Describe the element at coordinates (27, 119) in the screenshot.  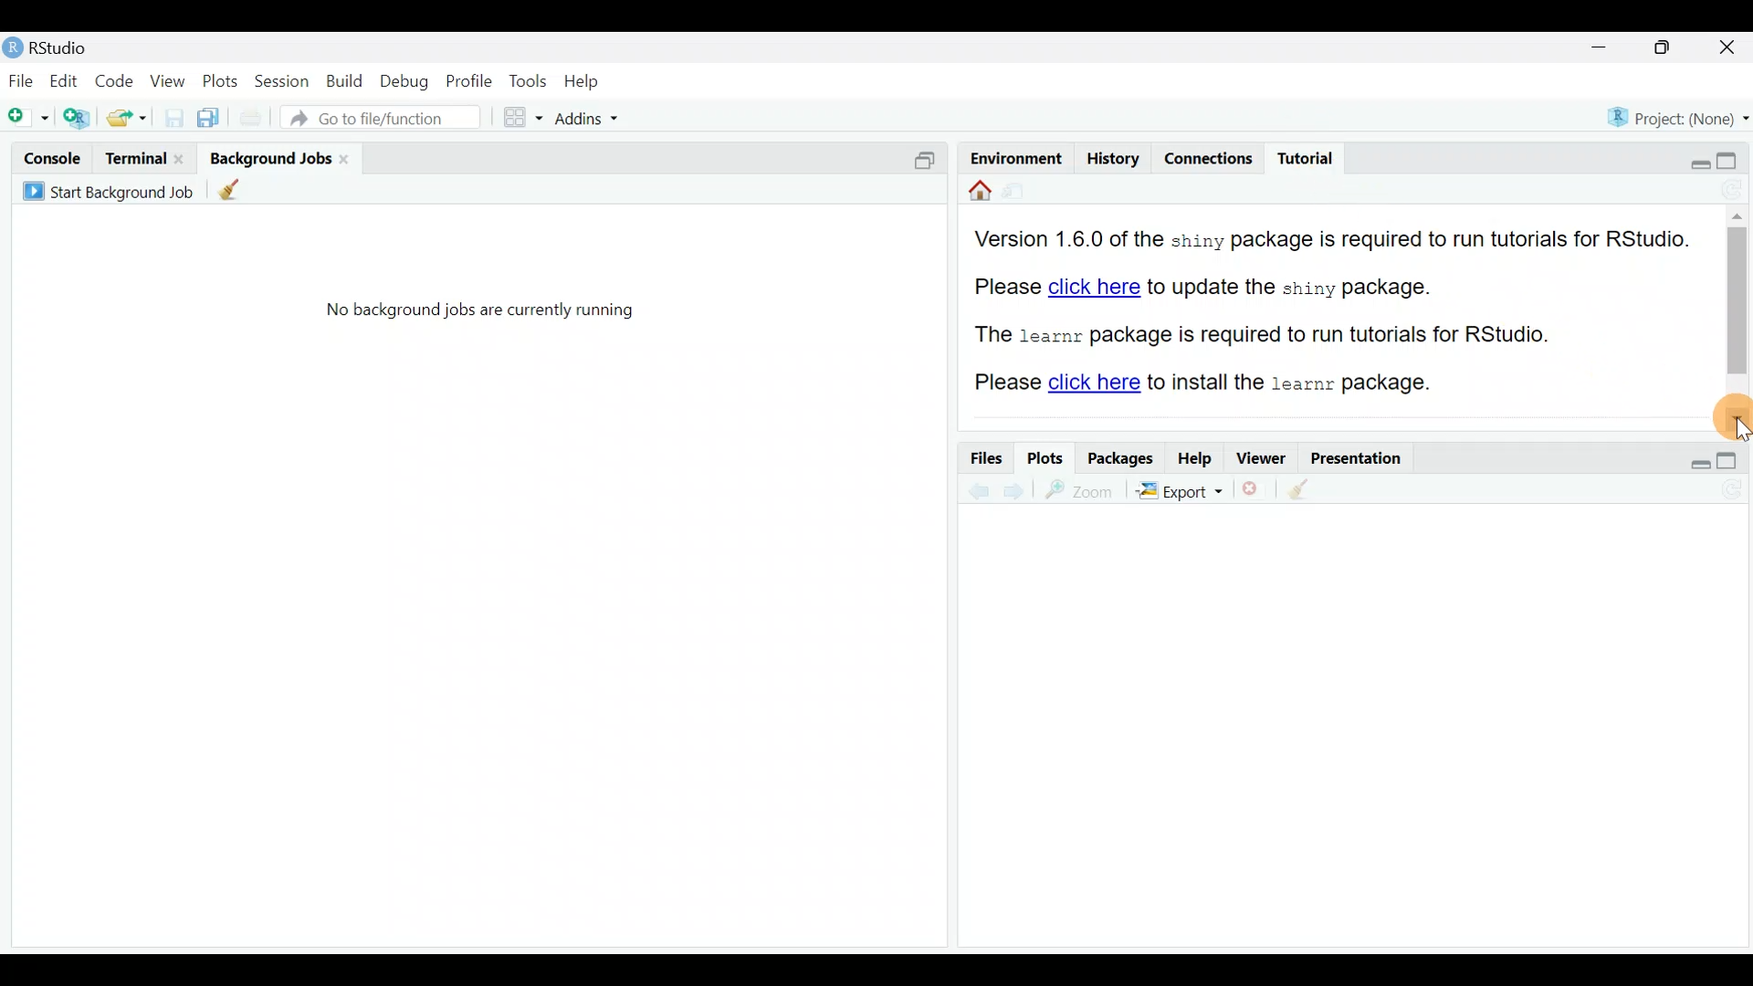
I see `New file` at that location.